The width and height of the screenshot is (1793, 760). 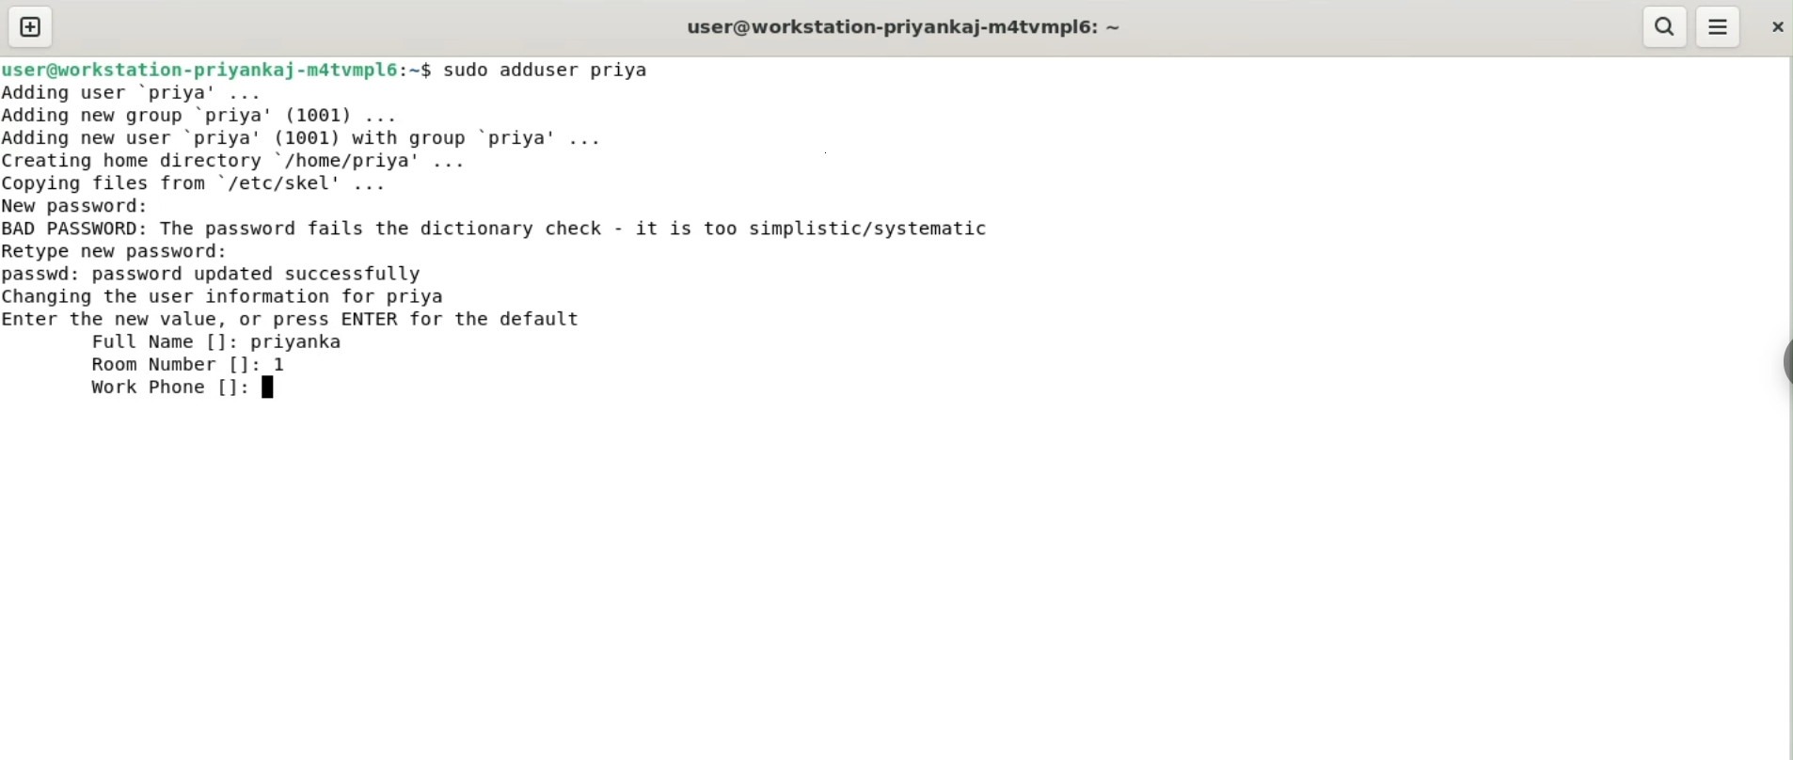 I want to click on search, so click(x=1666, y=27).